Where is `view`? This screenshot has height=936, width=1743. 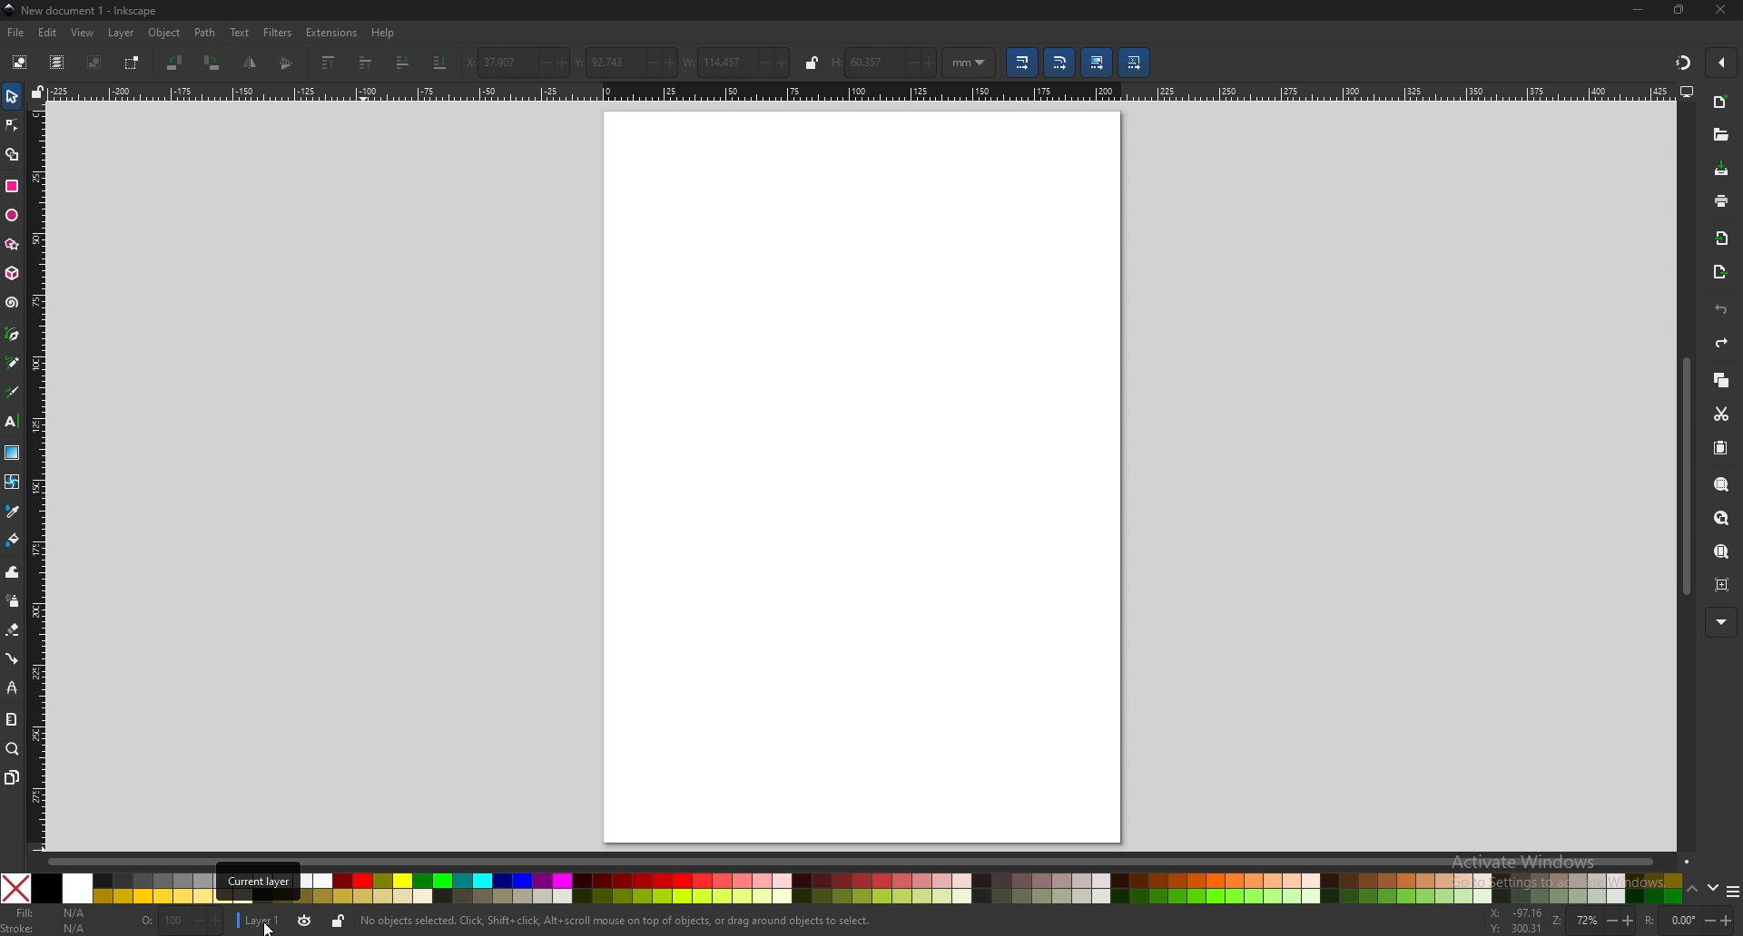
view is located at coordinates (83, 33).